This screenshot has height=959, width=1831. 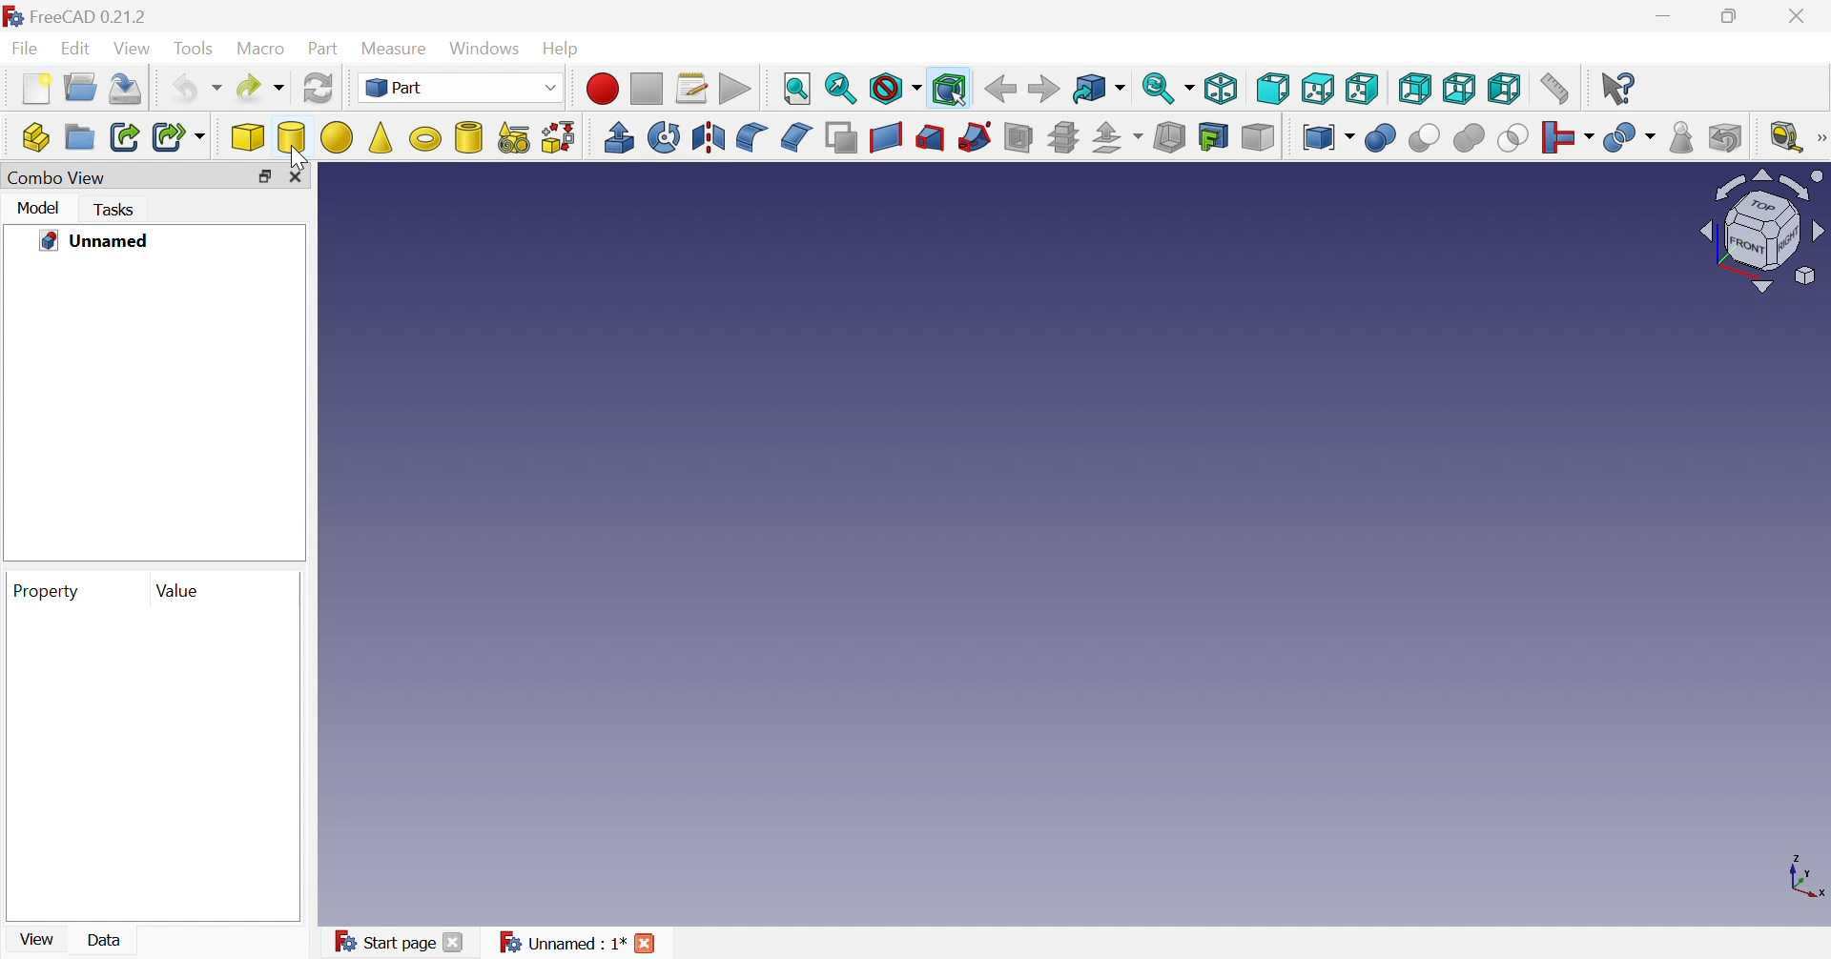 What do you see at coordinates (1568, 138) in the screenshot?
I see `Join objects` at bounding box center [1568, 138].